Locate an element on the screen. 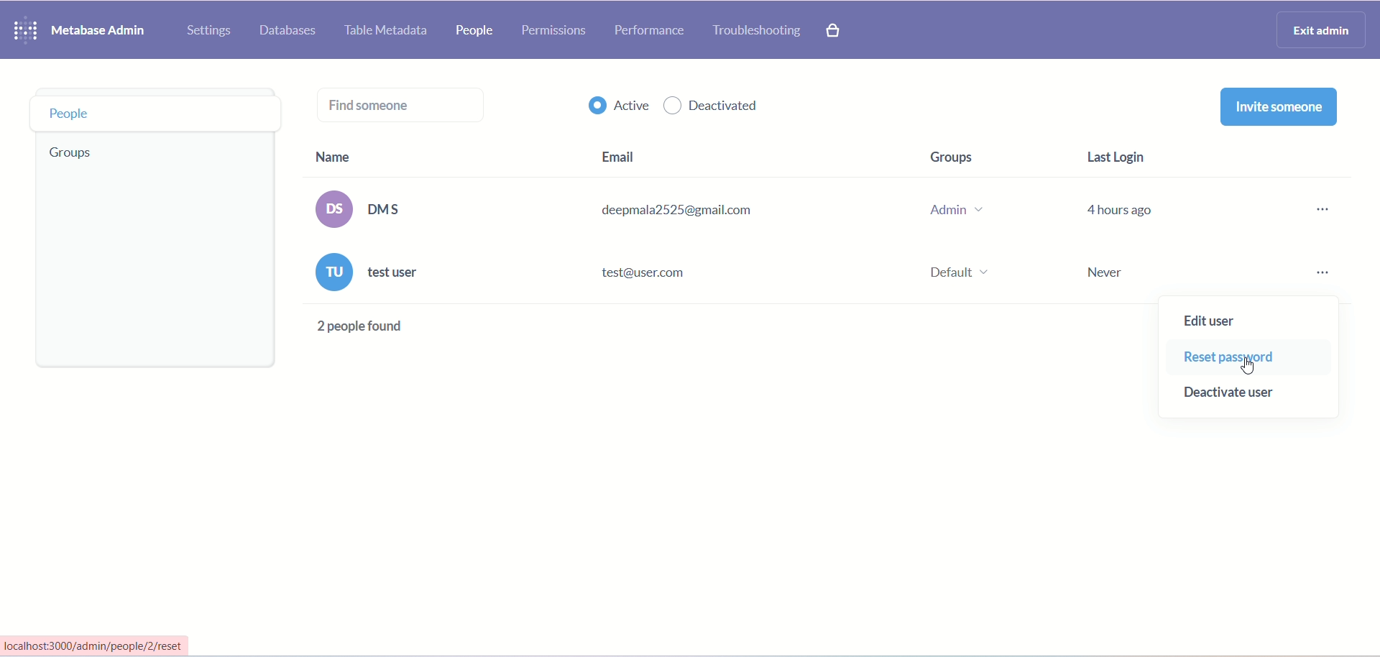  (os) DMS deepmala2525@gmail.com Admin v 4 hours ago is located at coordinates (735, 209).